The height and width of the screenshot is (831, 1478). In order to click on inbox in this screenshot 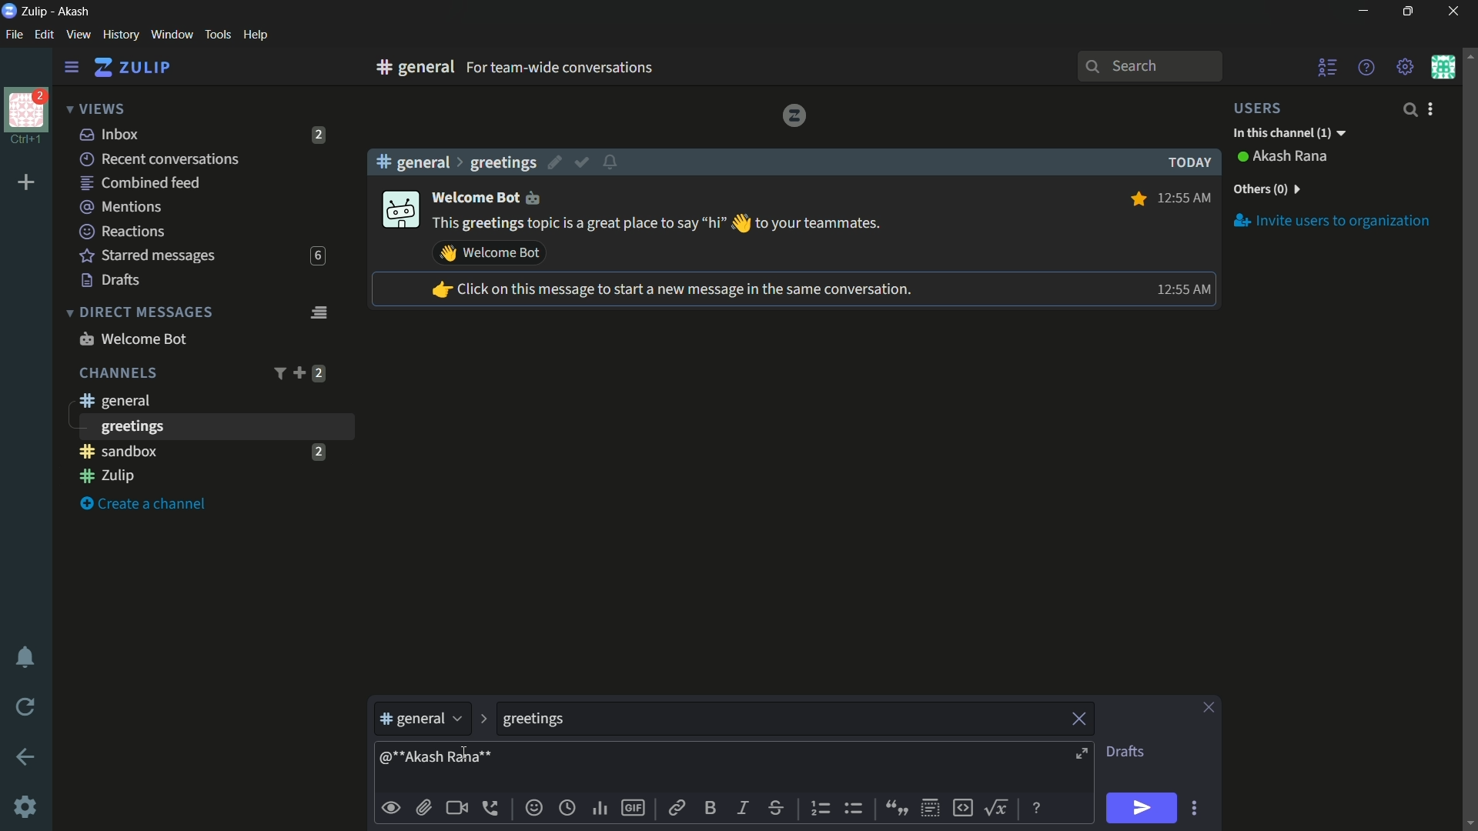, I will do `click(110, 134)`.